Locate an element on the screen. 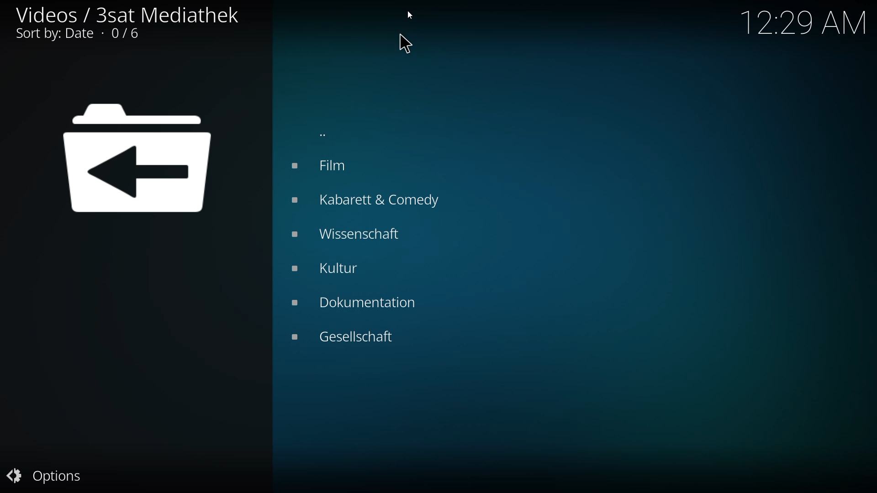  bac is located at coordinates (327, 133).